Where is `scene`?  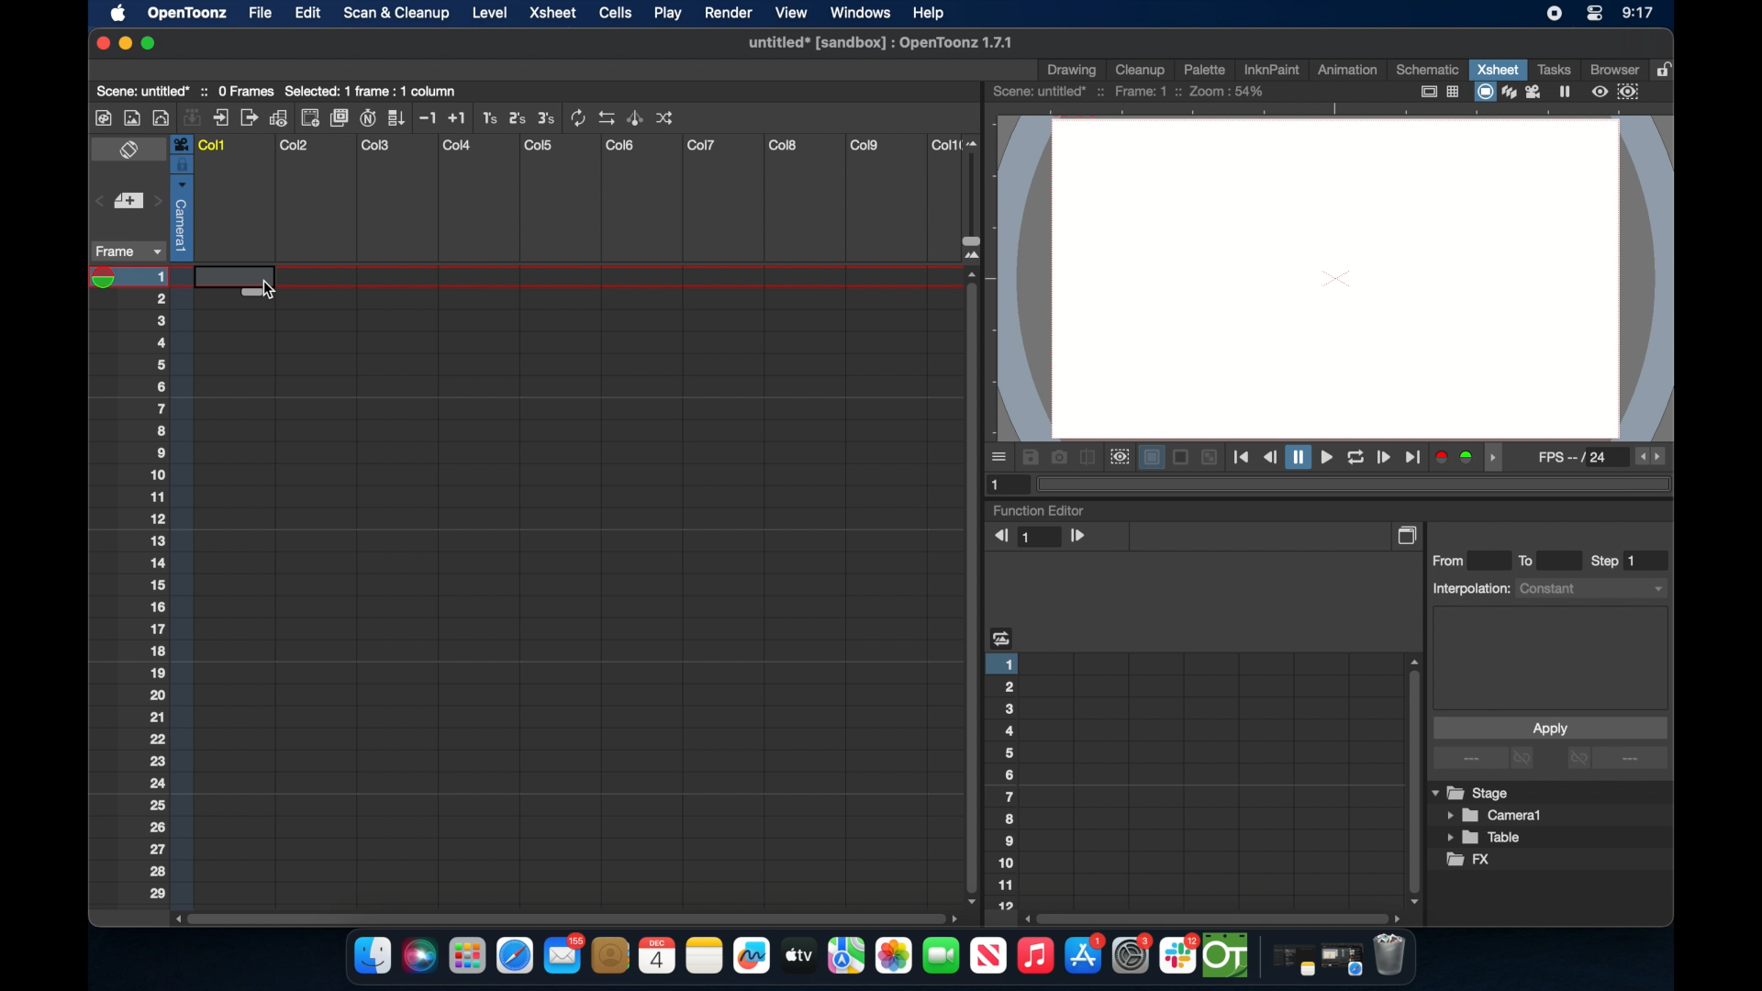
scene is located at coordinates (1130, 92).